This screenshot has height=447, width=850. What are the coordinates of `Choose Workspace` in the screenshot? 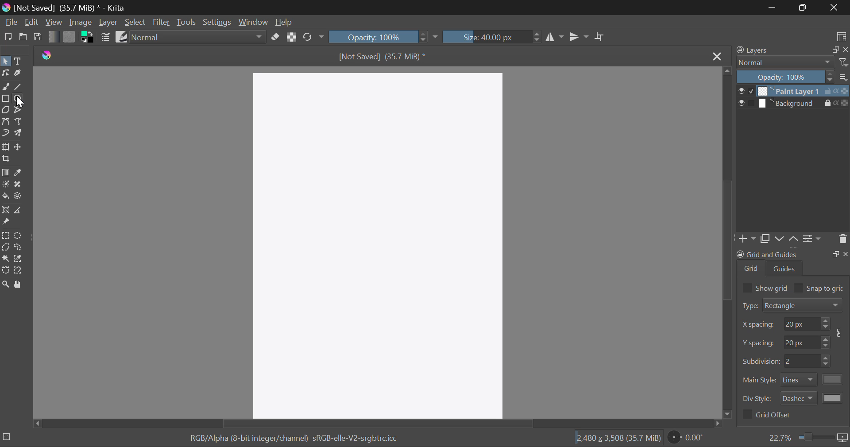 It's located at (840, 37).